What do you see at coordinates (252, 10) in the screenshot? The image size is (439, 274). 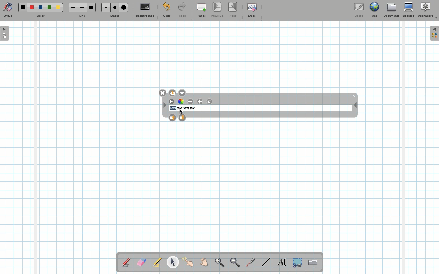 I see `Erase` at bounding box center [252, 10].